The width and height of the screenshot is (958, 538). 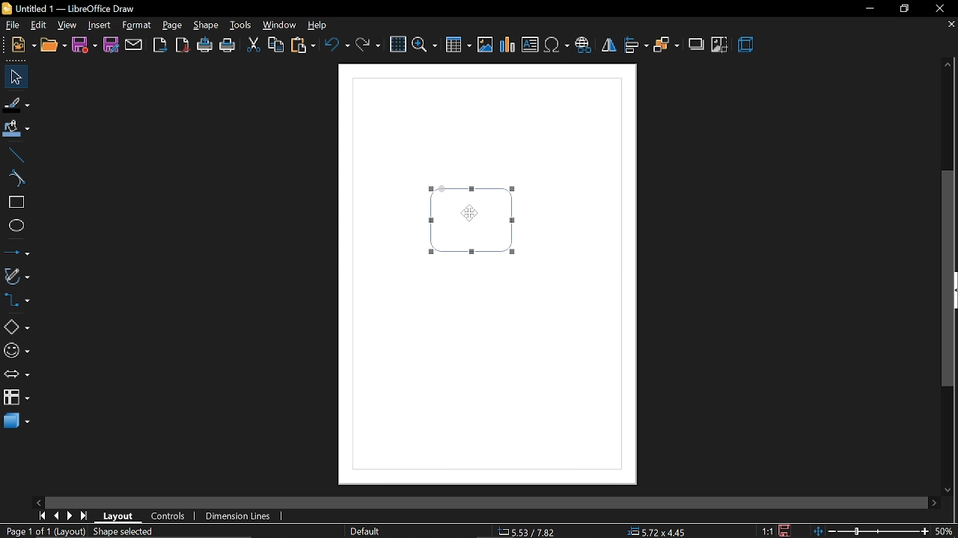 I want to click on position, so click(x=660, y=532).